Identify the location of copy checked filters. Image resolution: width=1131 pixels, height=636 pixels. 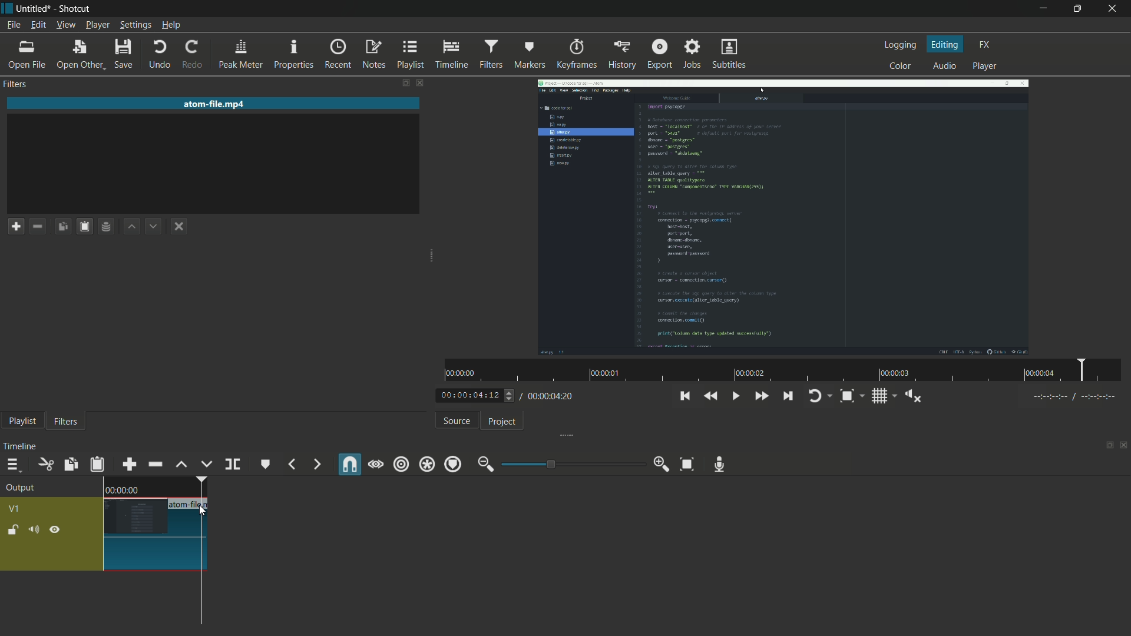
(62, 227).